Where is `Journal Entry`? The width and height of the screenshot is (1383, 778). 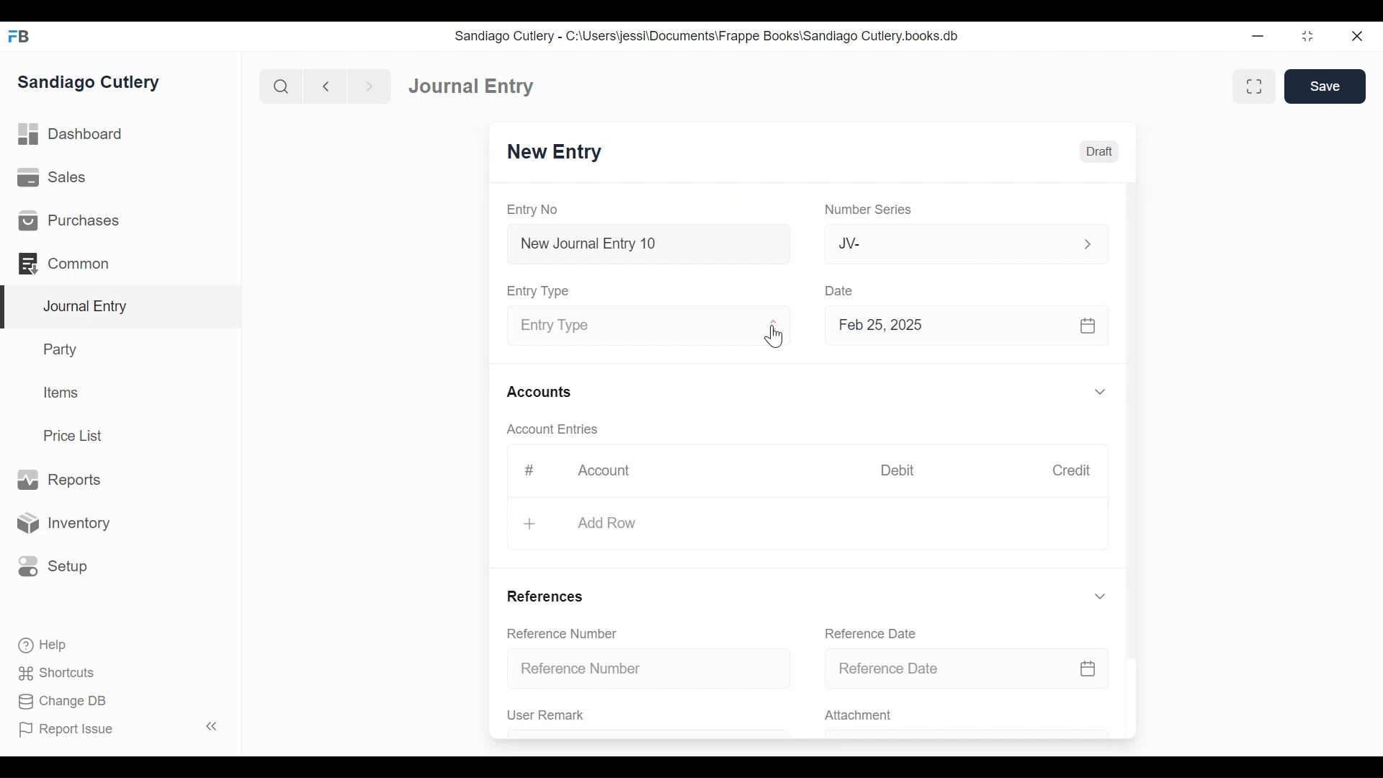 Journal Entry is located at coordinates (122, 307).